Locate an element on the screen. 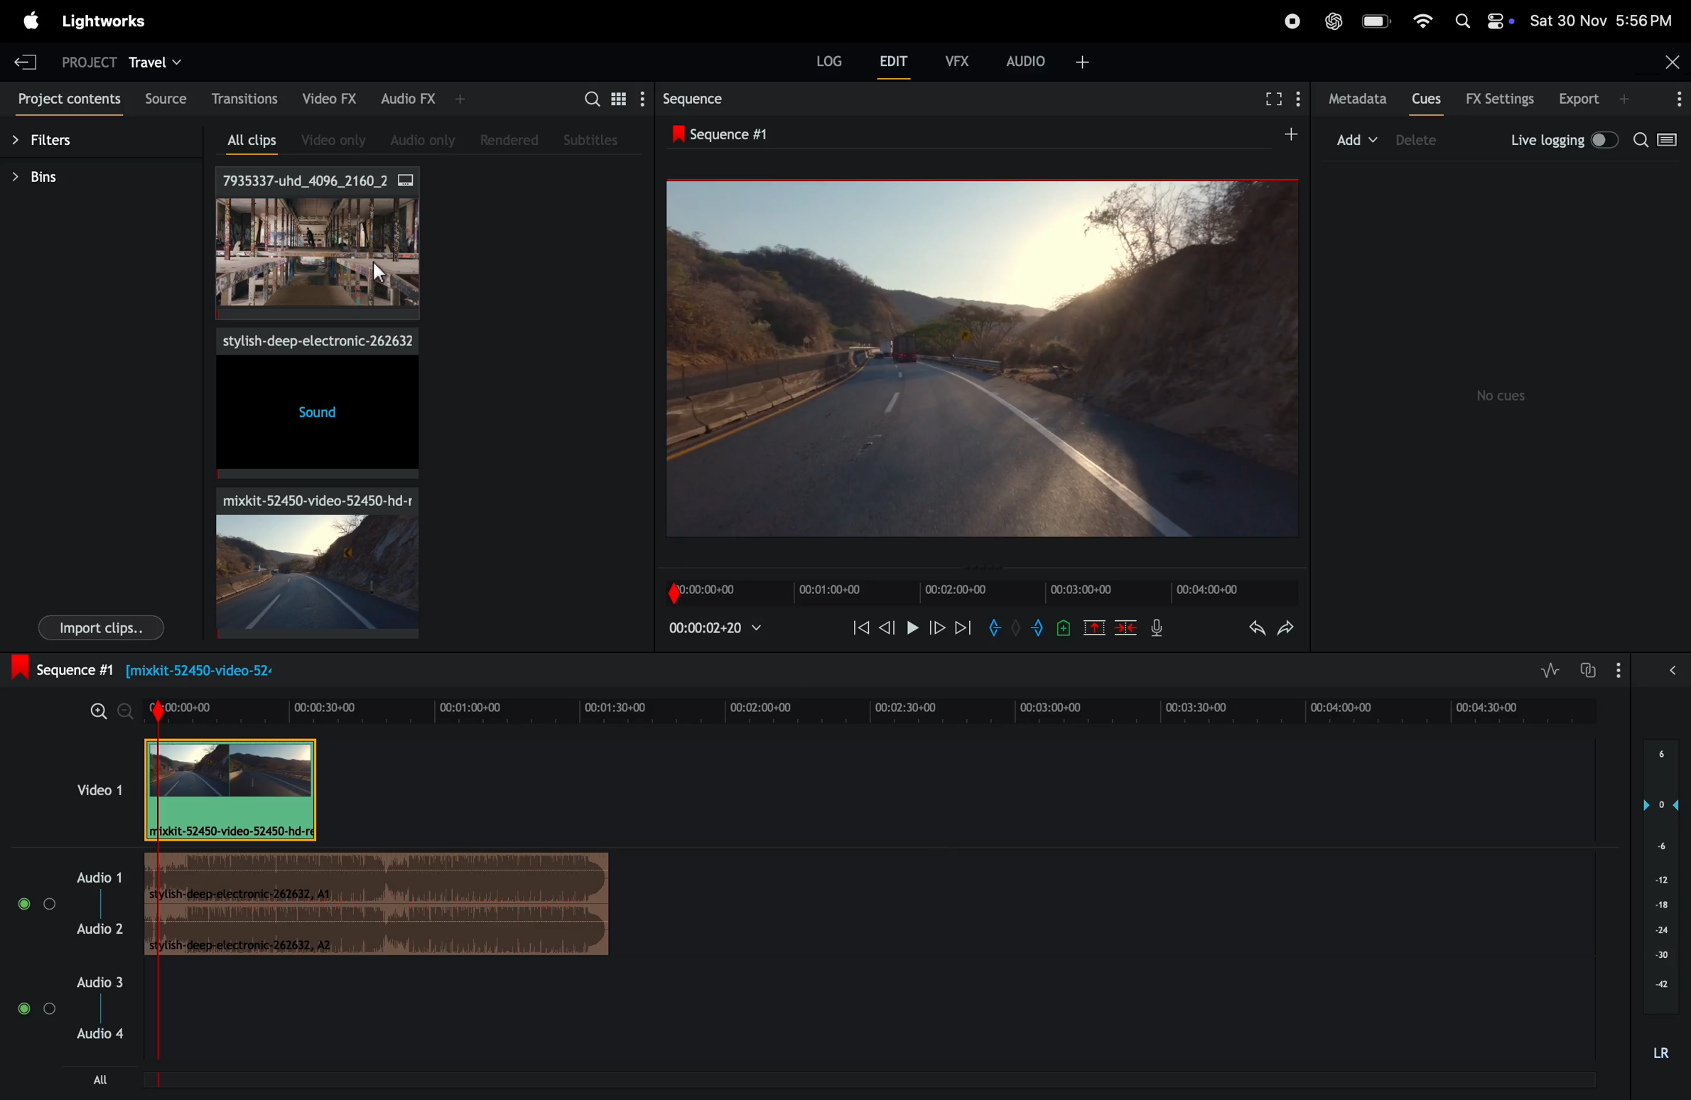 Image resolution: width=1691 pixels, height=1100 pixels. video only is located at coordinates (327, 141).